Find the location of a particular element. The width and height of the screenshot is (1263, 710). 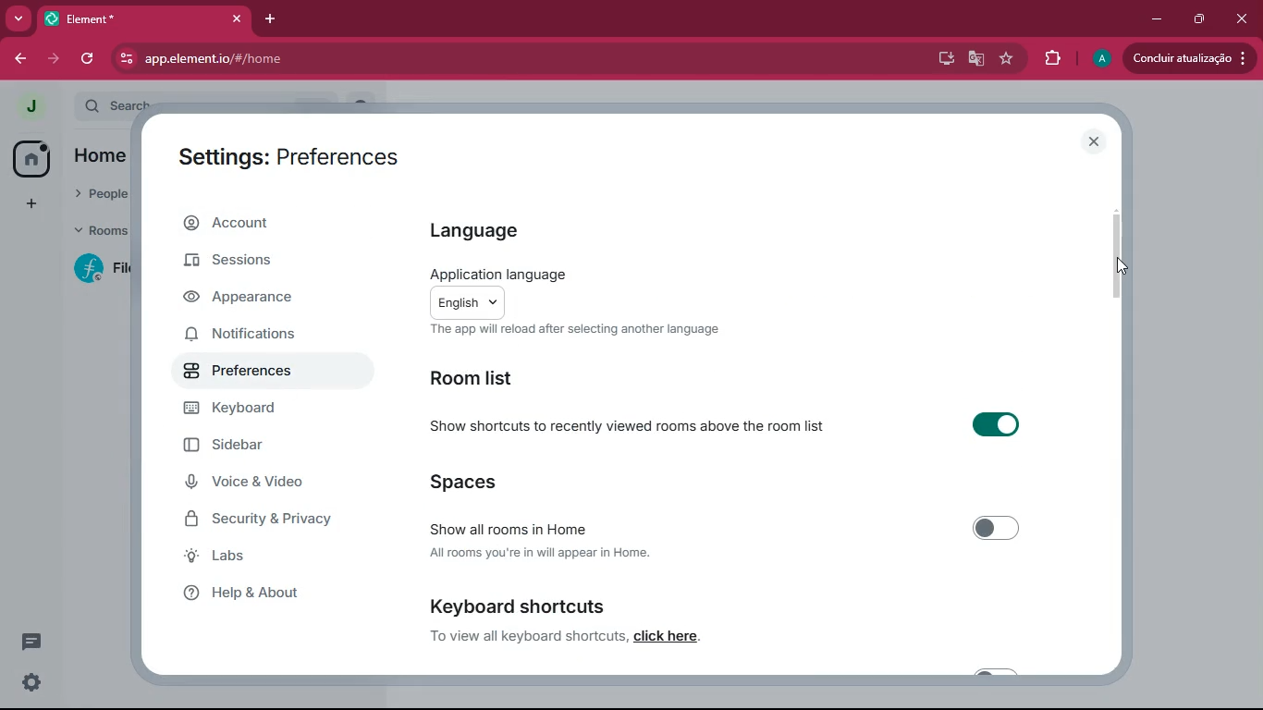

comments is located at coordinates (31, 642).